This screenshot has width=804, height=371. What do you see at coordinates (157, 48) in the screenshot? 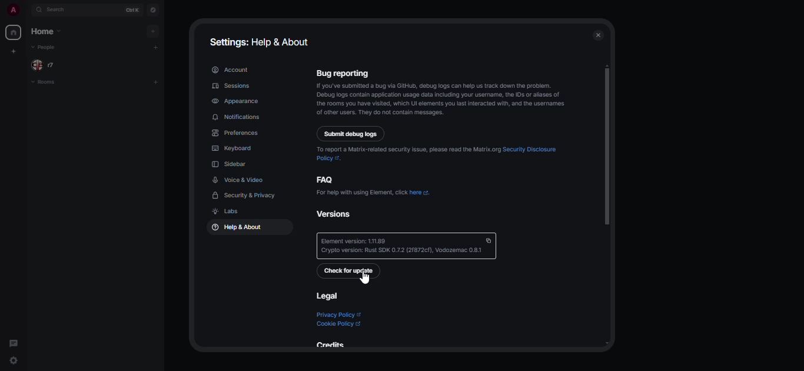
I see `add` at bounding box center [157, 48].